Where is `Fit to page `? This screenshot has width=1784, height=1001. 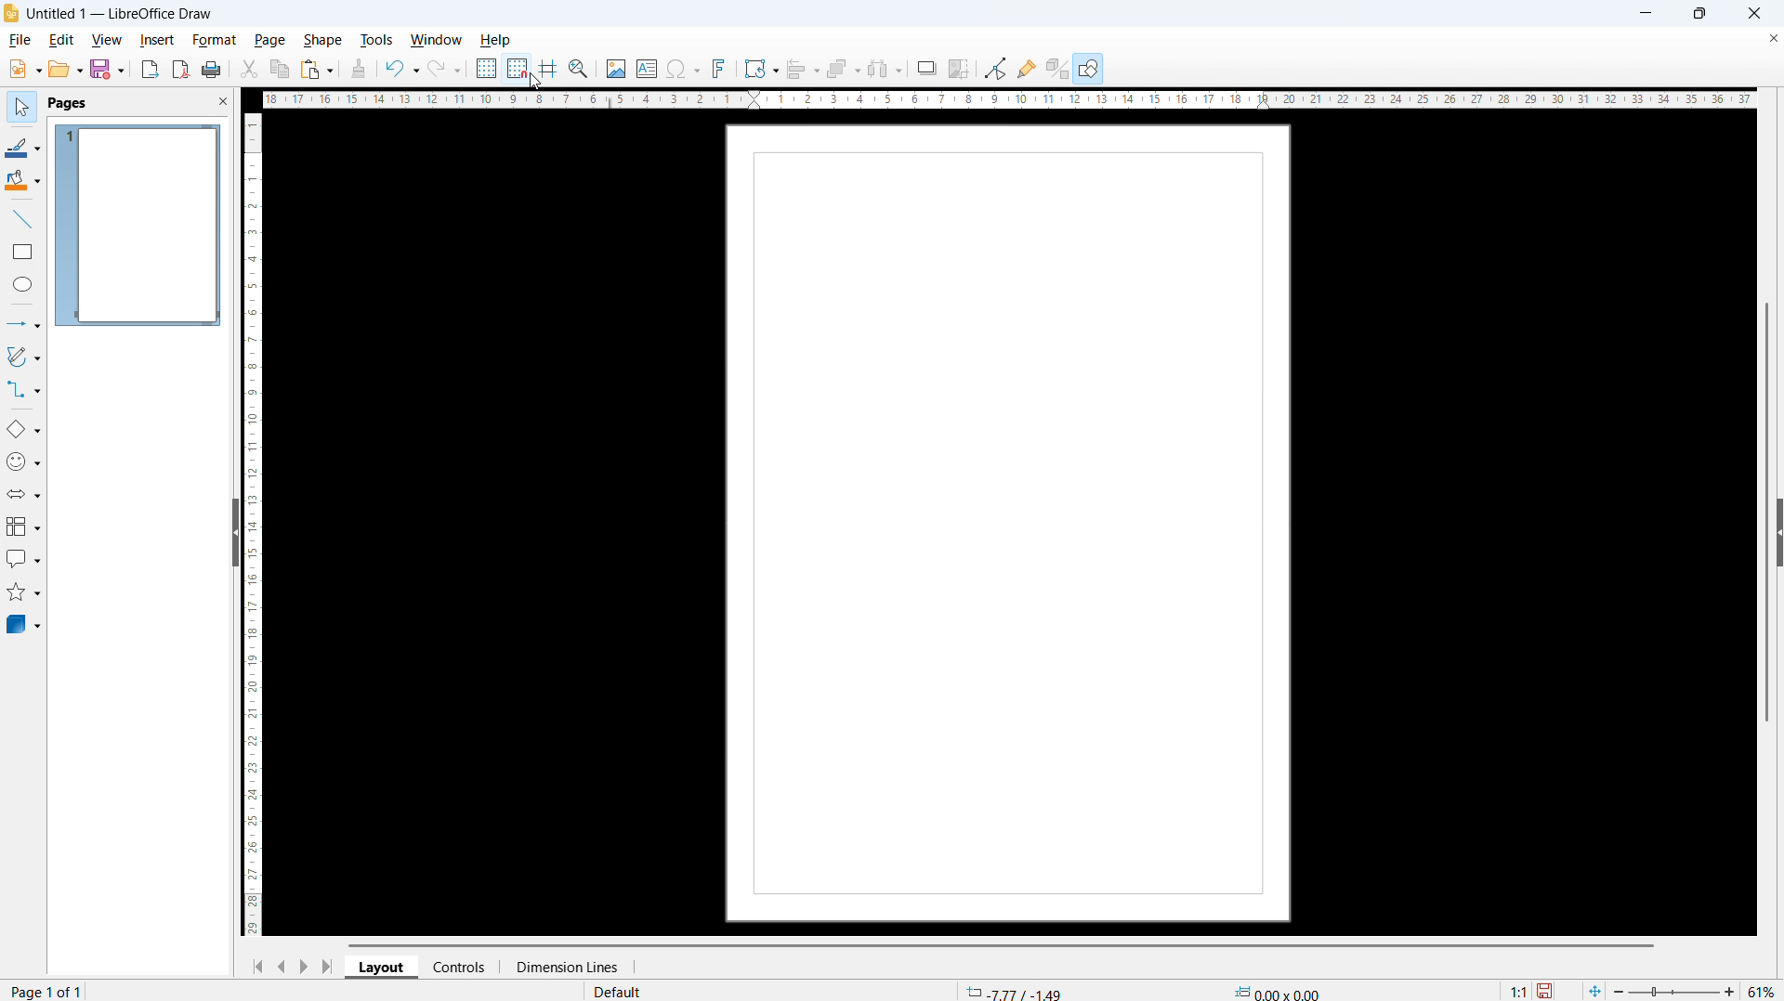 Fit to page  is located at coordinates (1592, 989).